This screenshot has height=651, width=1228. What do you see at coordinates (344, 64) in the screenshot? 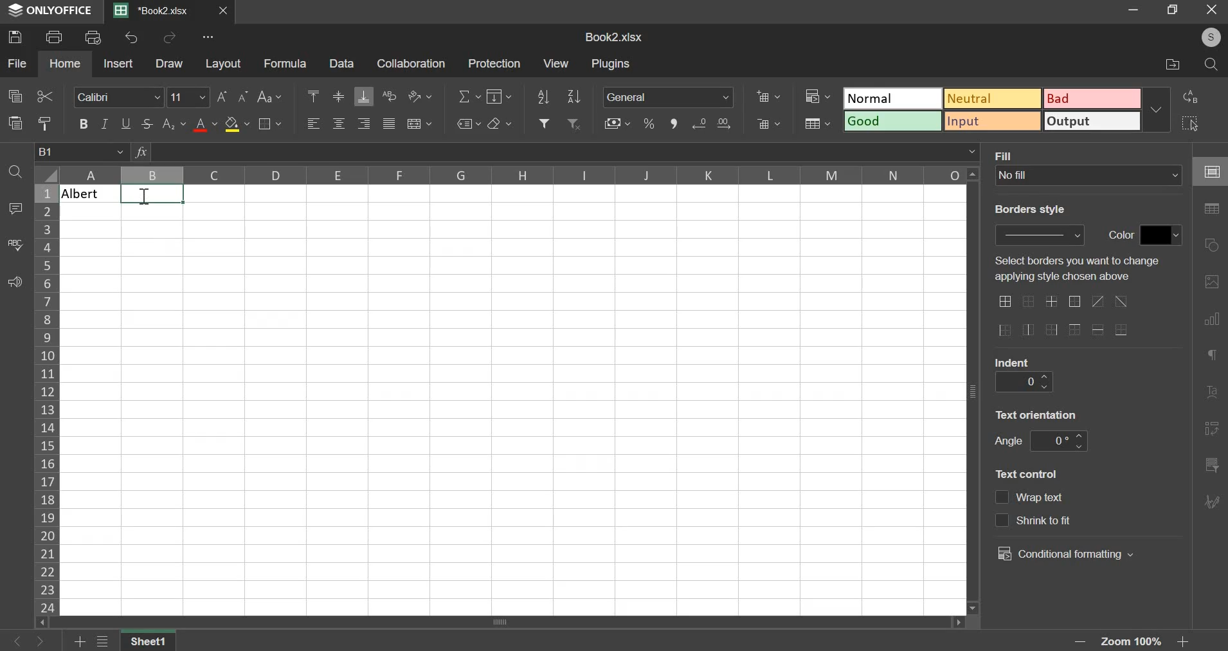
I see `data` at bounding box center [344, 64].